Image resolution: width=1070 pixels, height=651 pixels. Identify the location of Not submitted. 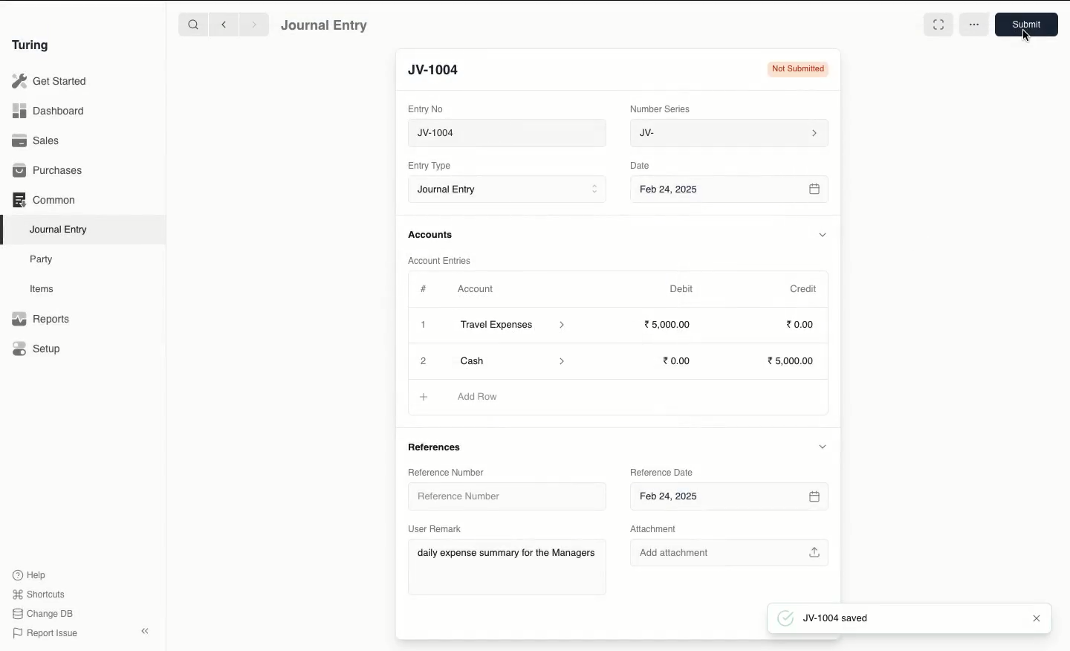
(797, 68).